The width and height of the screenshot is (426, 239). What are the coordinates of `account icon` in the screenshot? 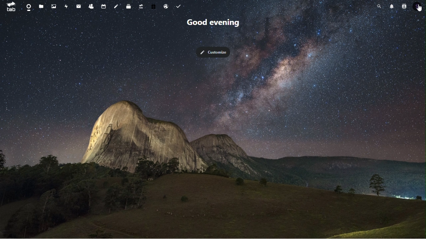 It's located at (417, 6).